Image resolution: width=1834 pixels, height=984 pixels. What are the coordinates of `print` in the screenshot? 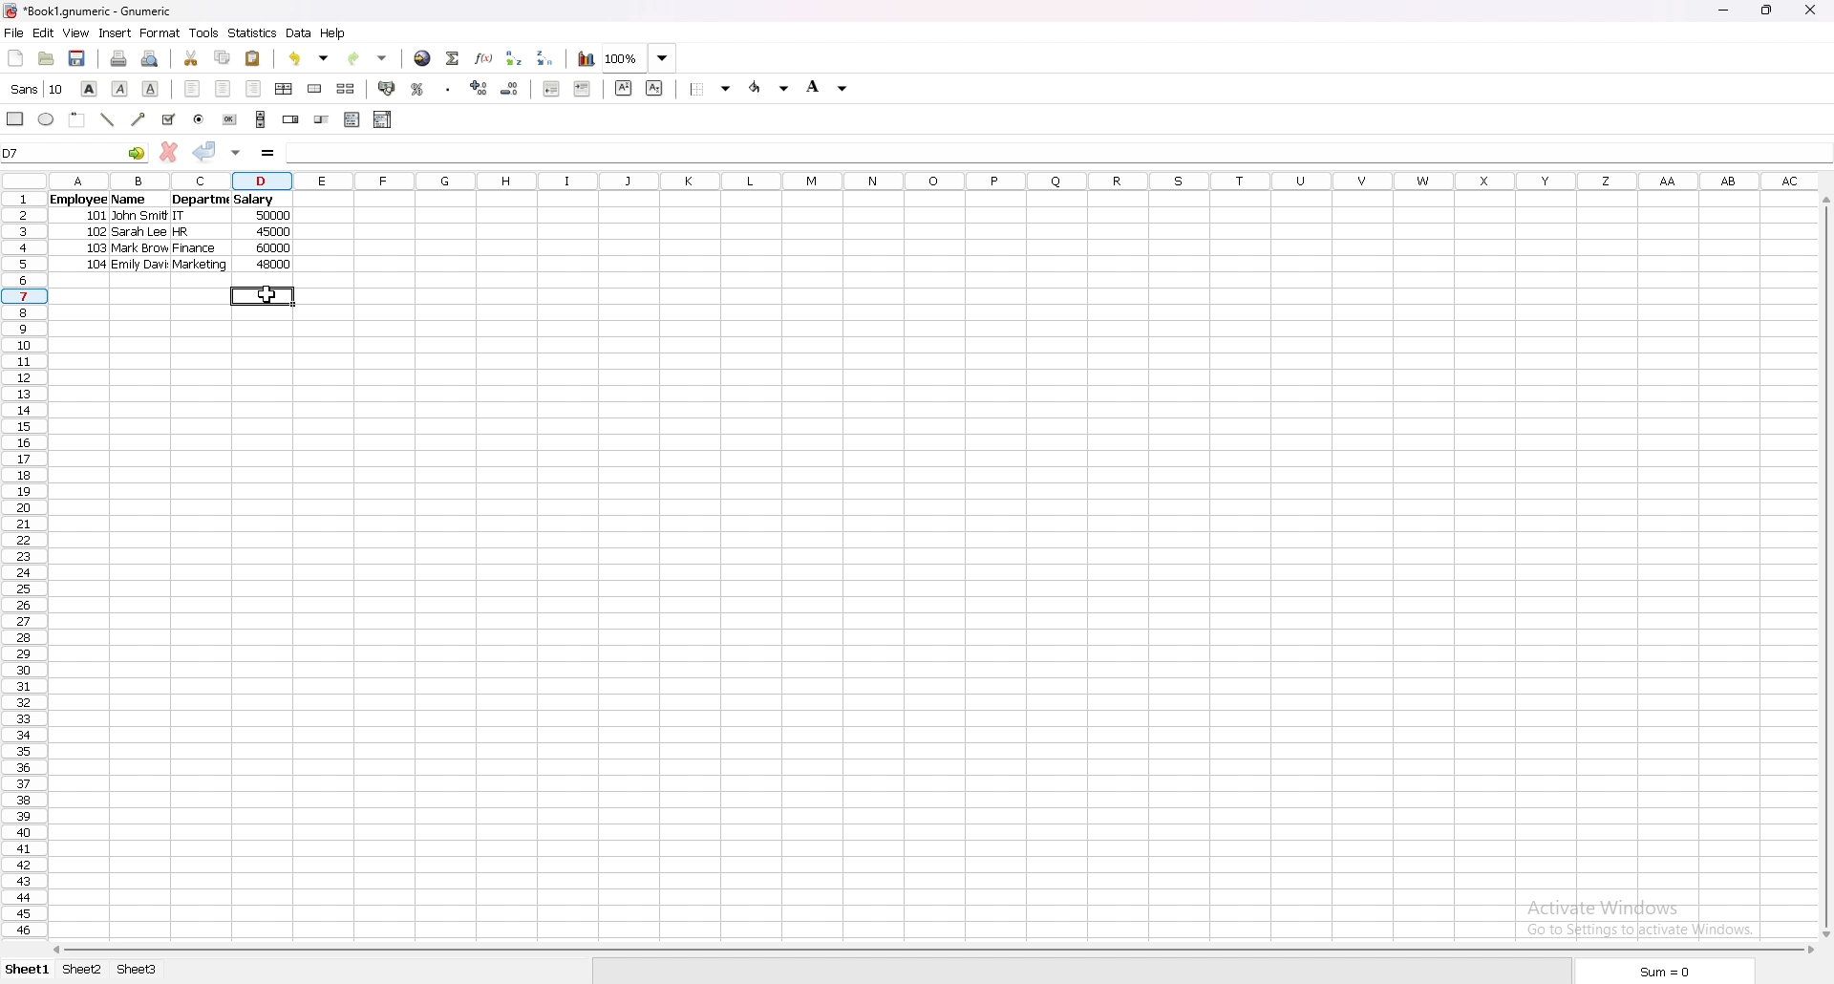 It's located at (120, 58).